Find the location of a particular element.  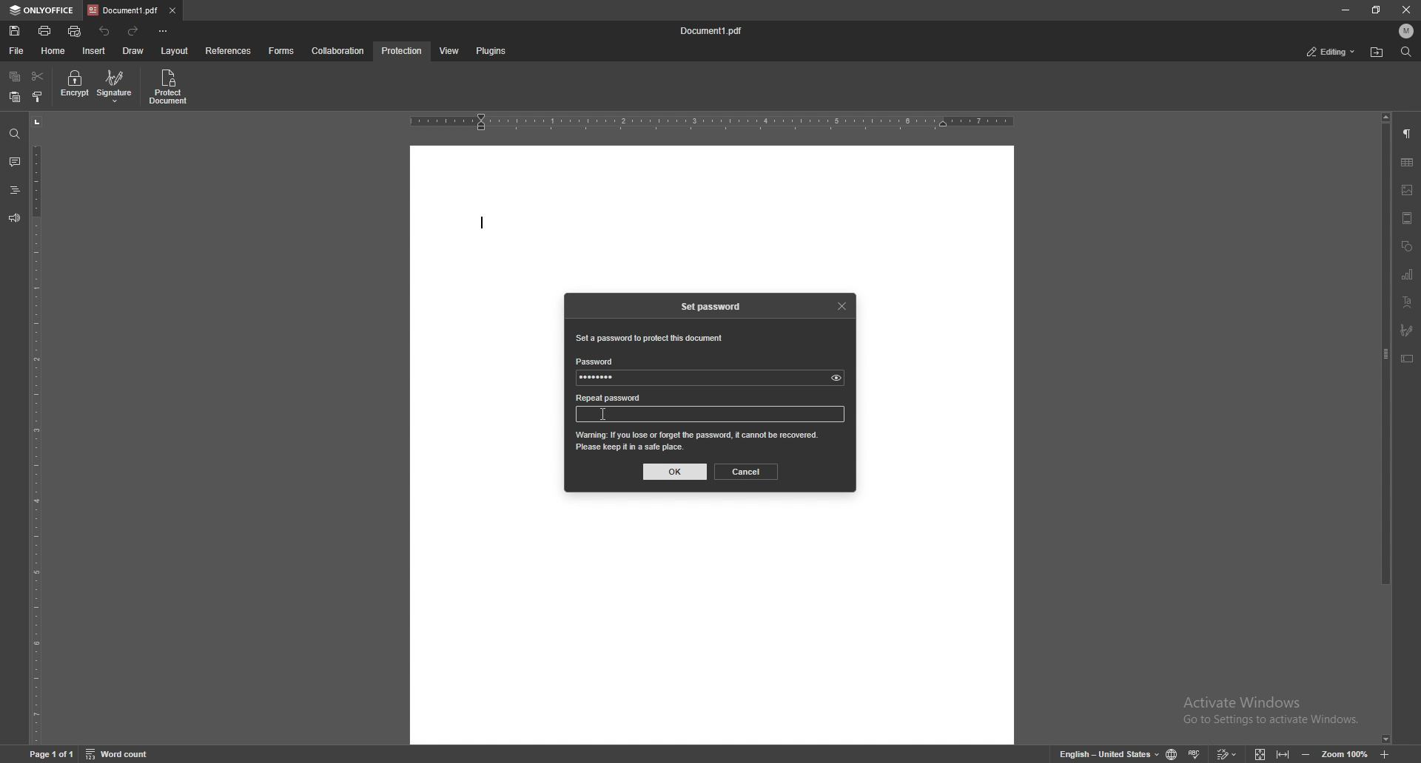

undo is located at coordinates (105, 32).